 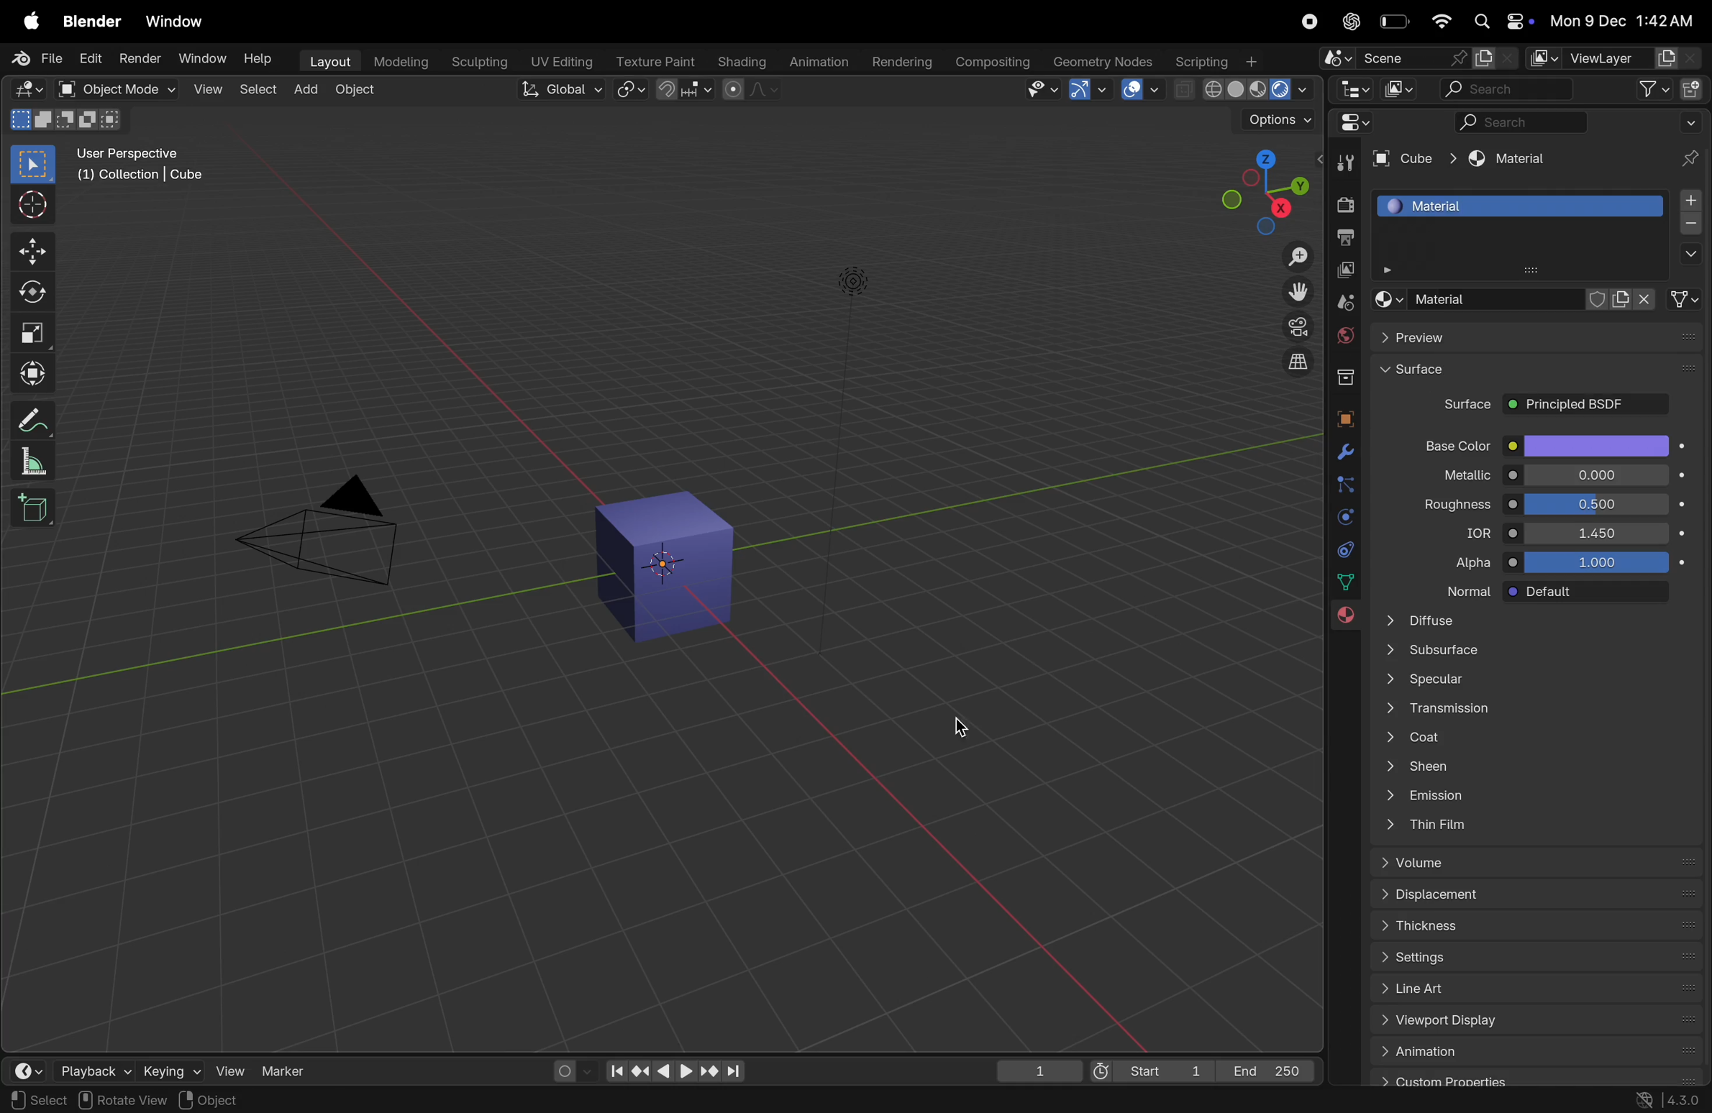 What do you see at coordinates (1039, 1072) in the screenshot?
I see `1` at bounding box center [1039, 1072].